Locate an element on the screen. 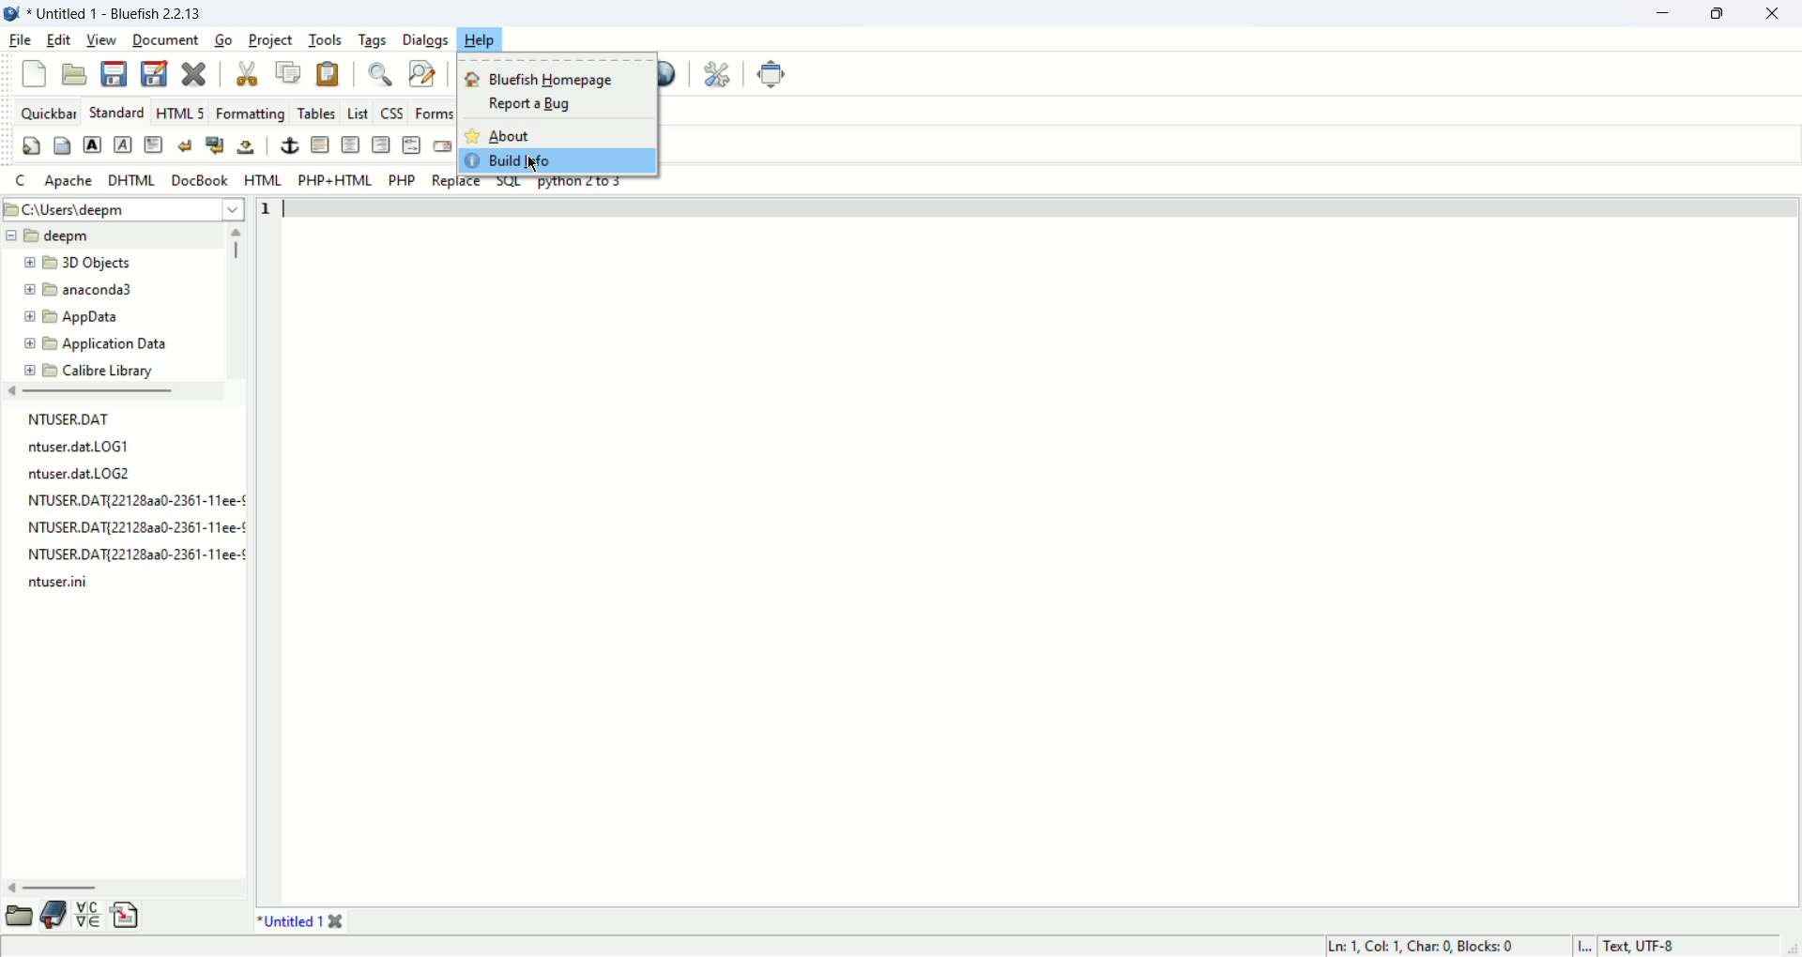 The width and height of the screenshot is (1802, 957). line number is located at coordinates (268, 550).